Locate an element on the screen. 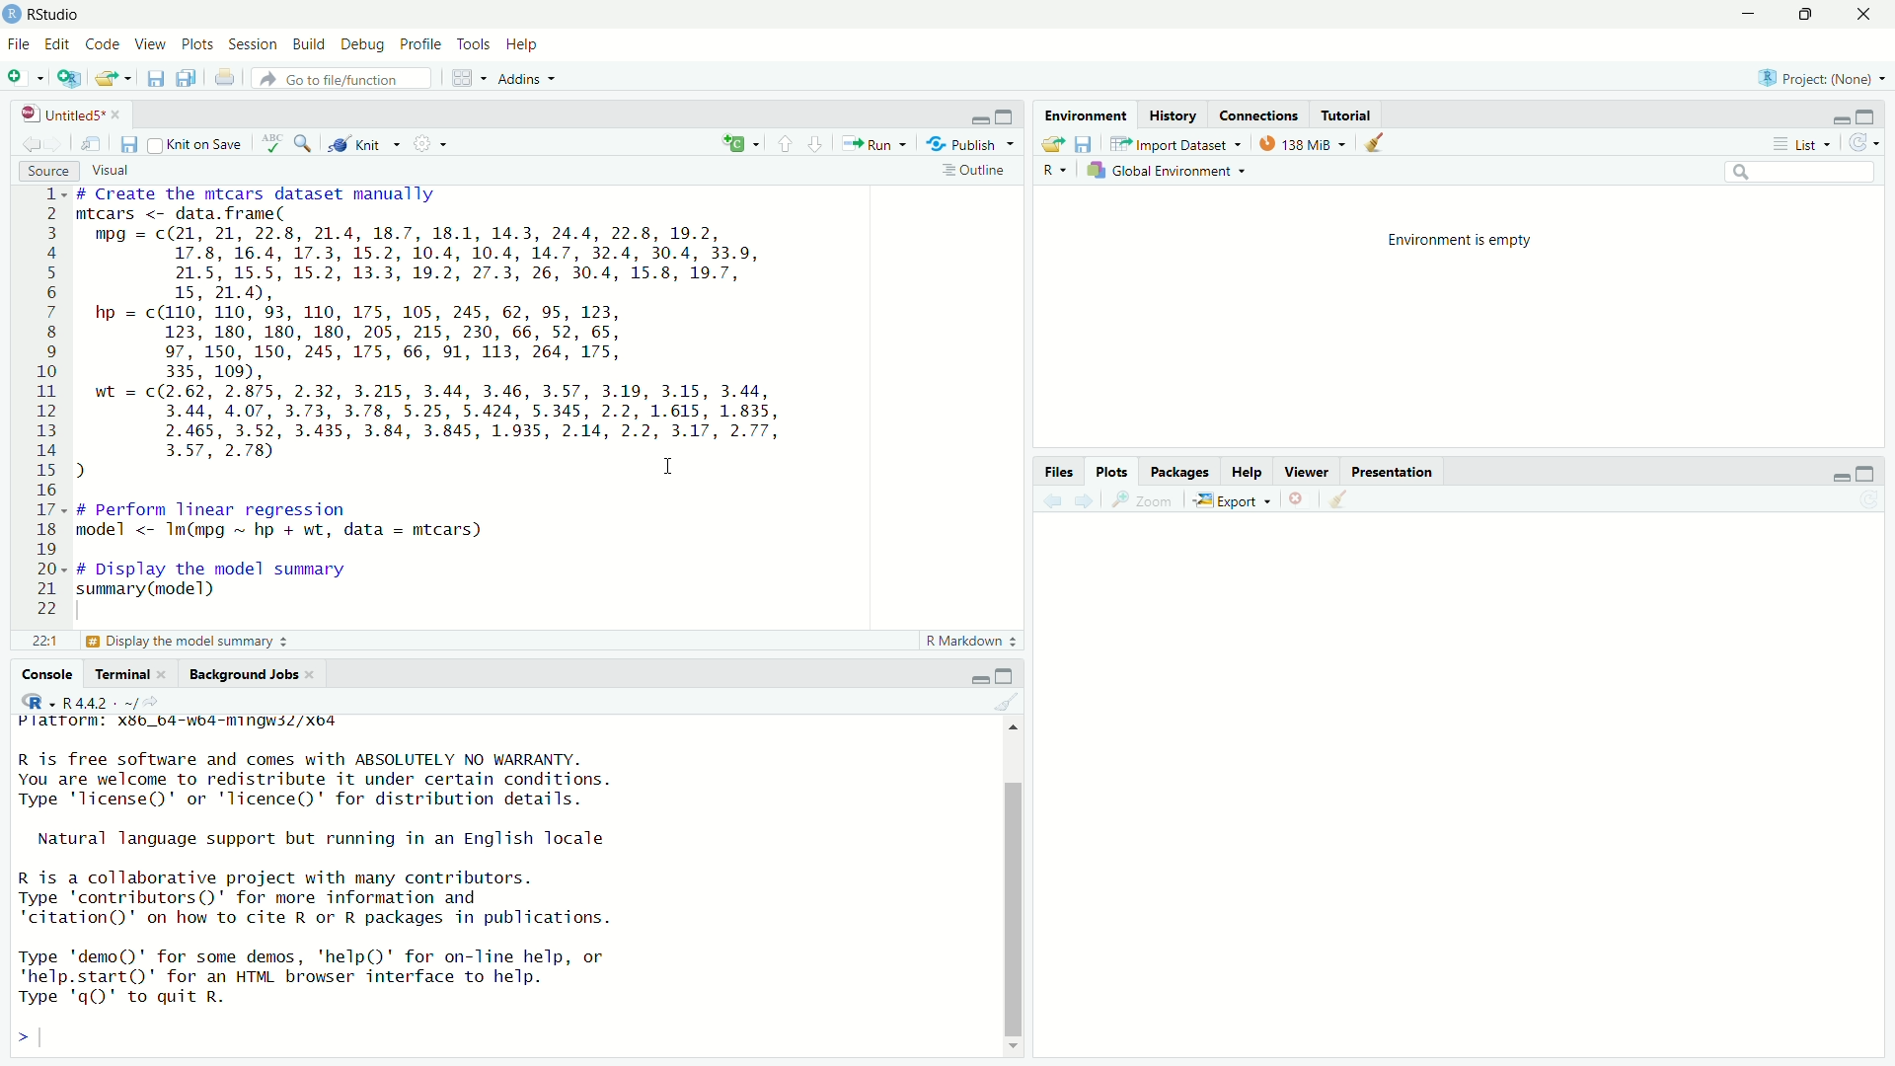 The width and height of the screenshot is (1895, 1066). Viewer is located at coordinates (1311, 473).